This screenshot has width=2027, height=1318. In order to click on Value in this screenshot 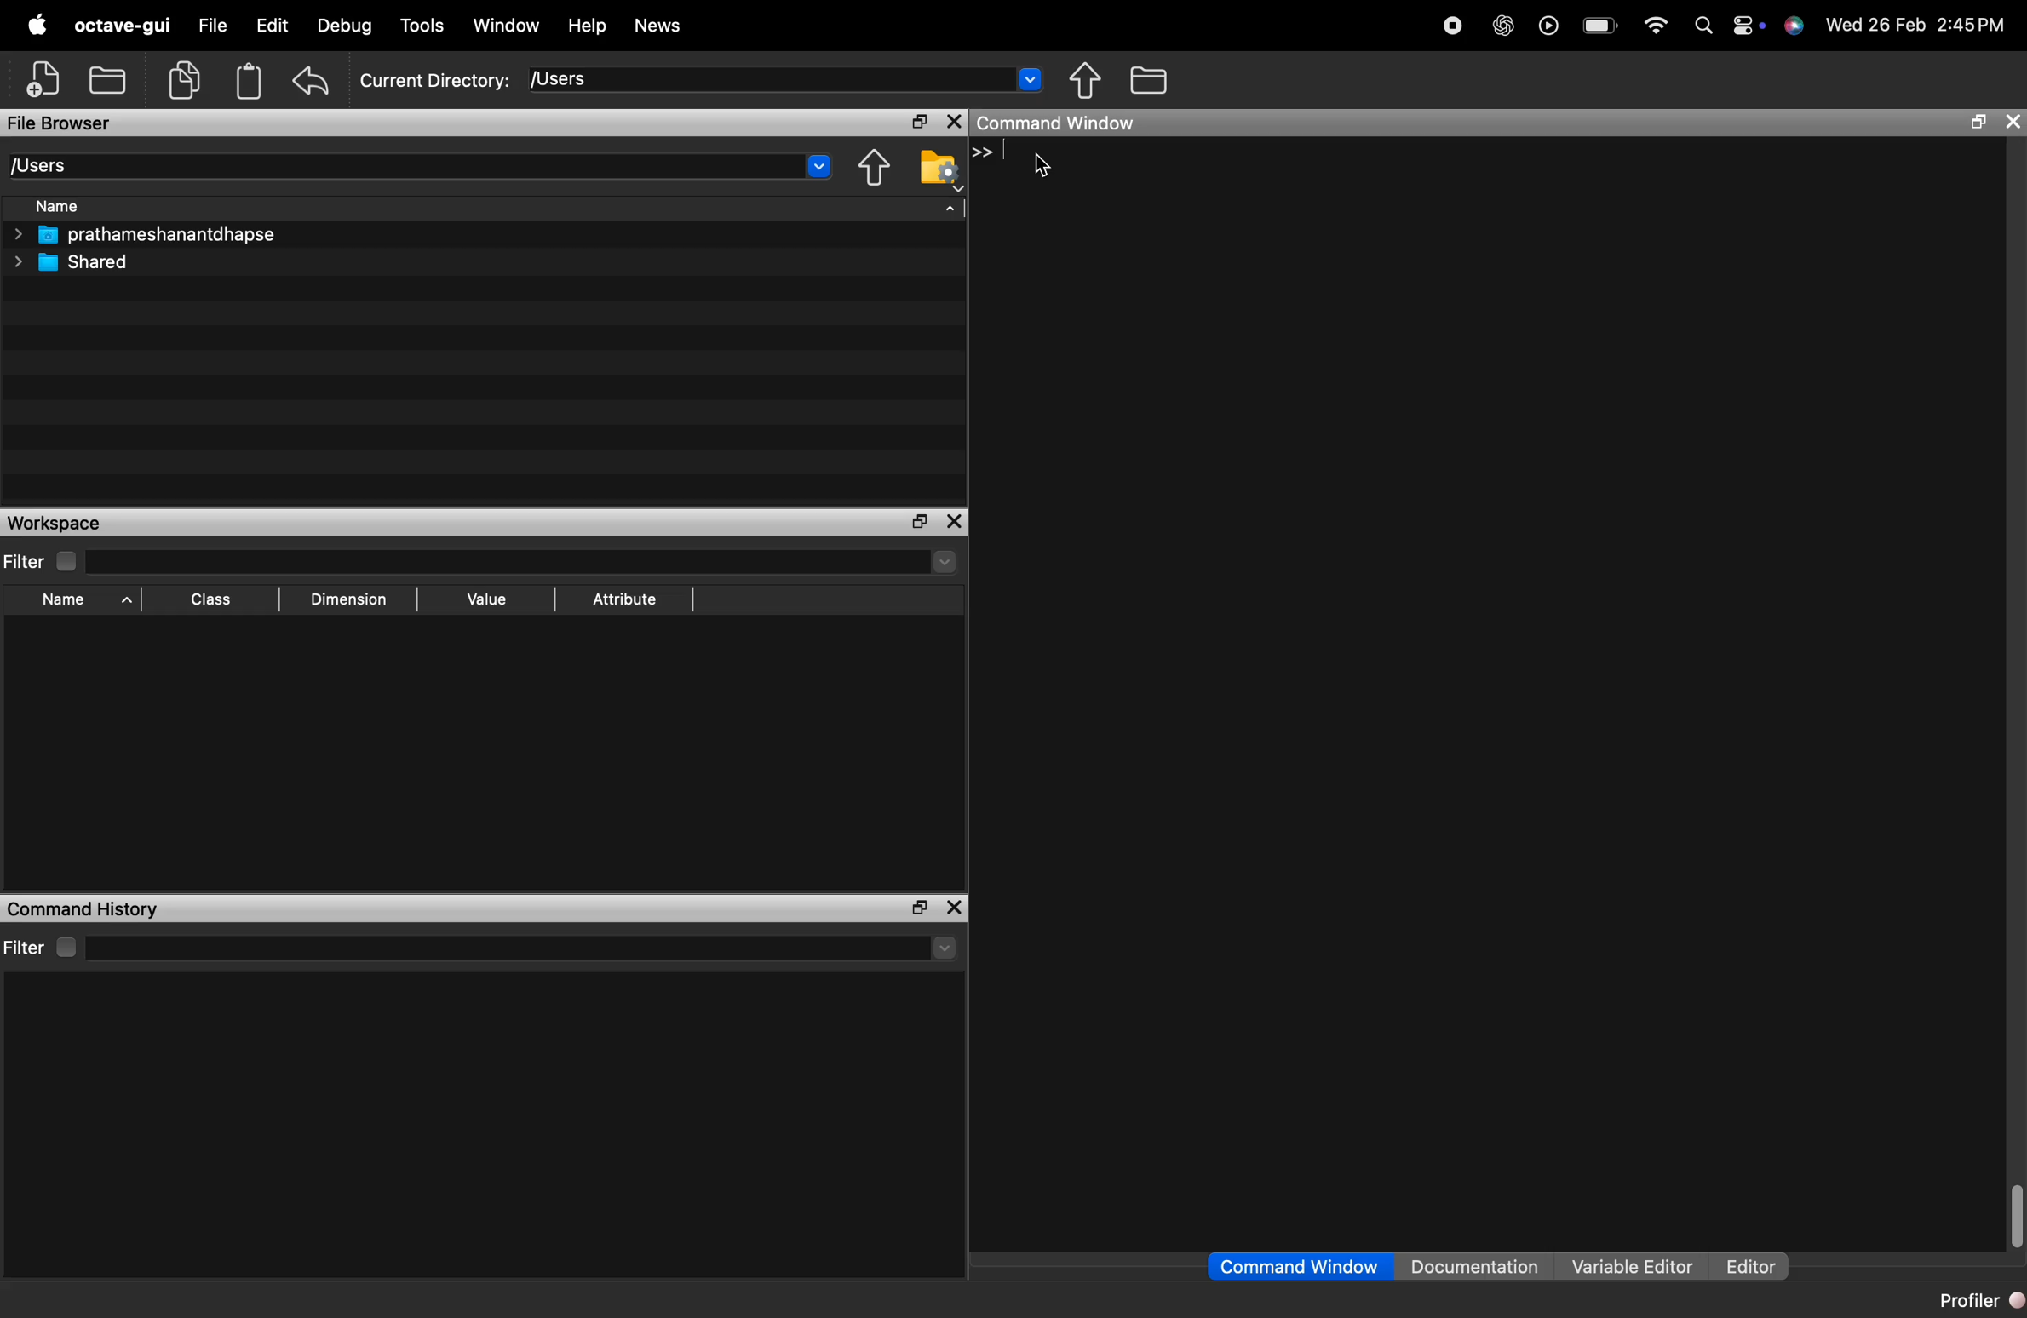, I will do `click(491, 597)`.